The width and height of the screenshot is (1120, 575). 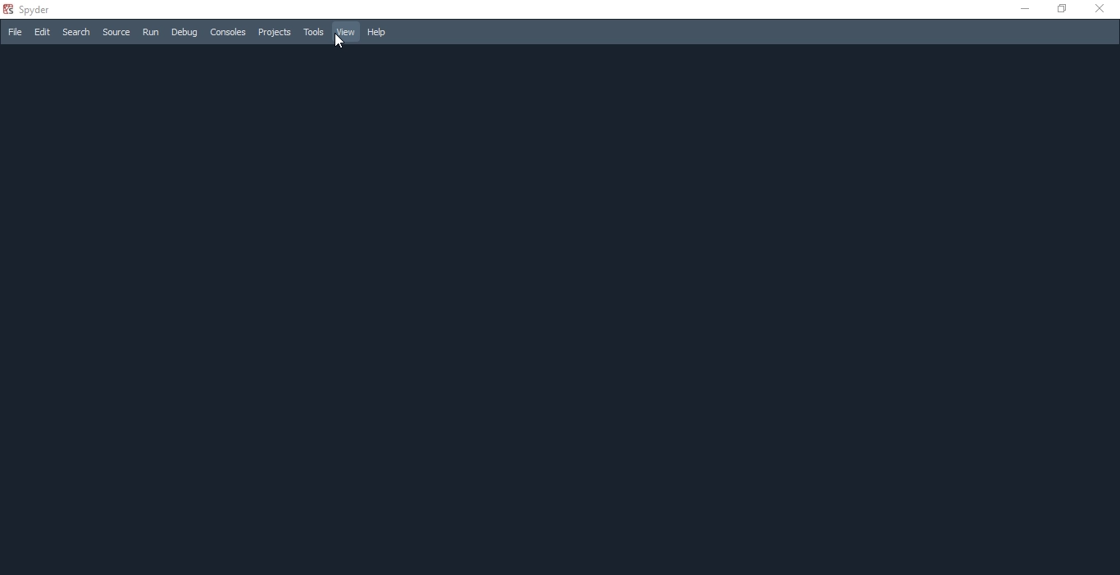 What do you see at coordinates (344, 32) in the screenshot?
I see `View` at bounding box center [344, 32].